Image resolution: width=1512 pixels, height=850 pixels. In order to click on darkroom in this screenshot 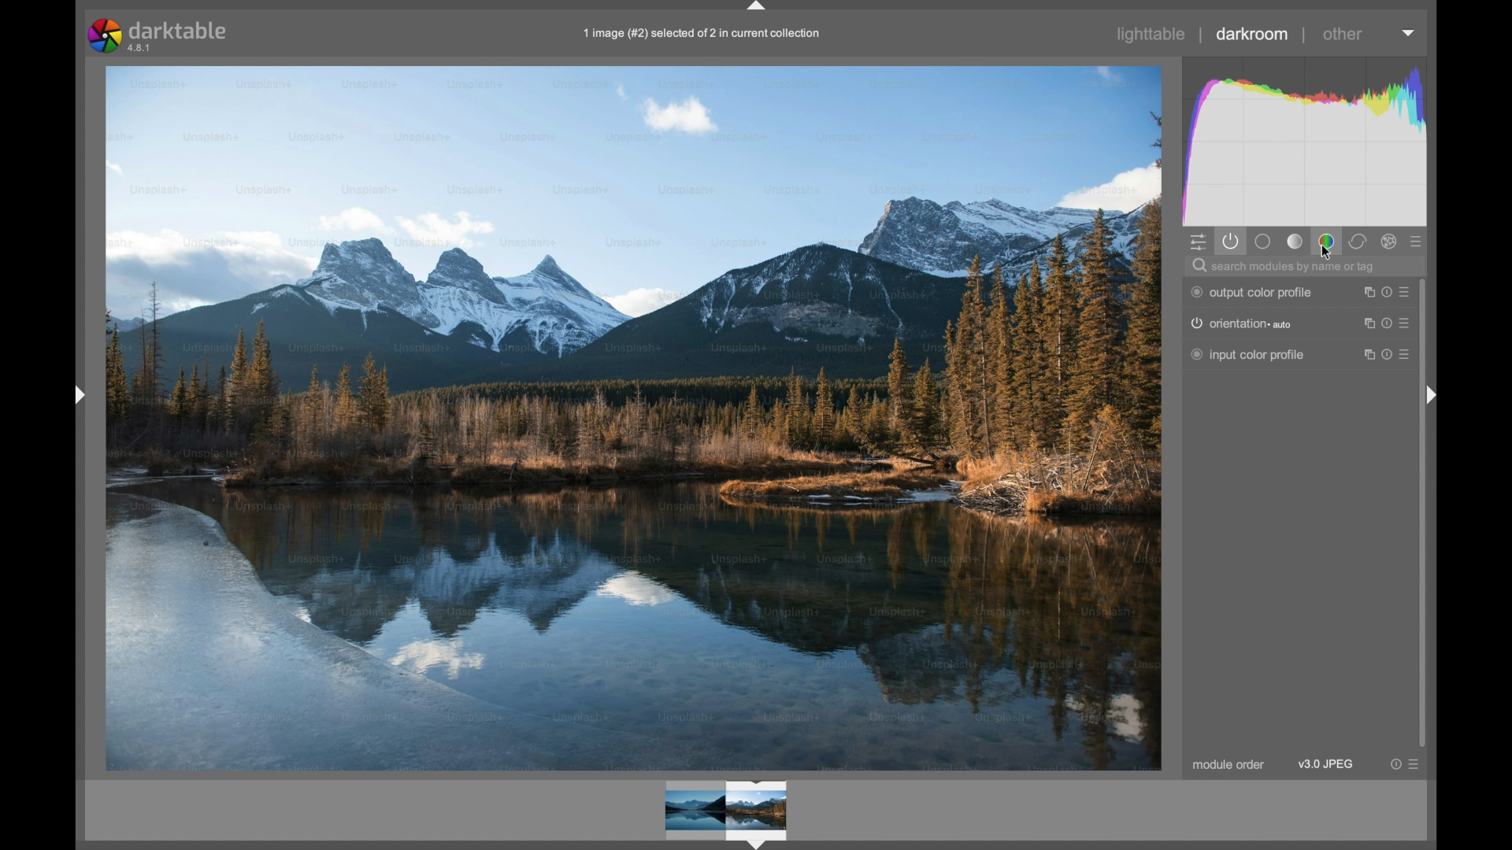, I will do `click(1252, 34)`.